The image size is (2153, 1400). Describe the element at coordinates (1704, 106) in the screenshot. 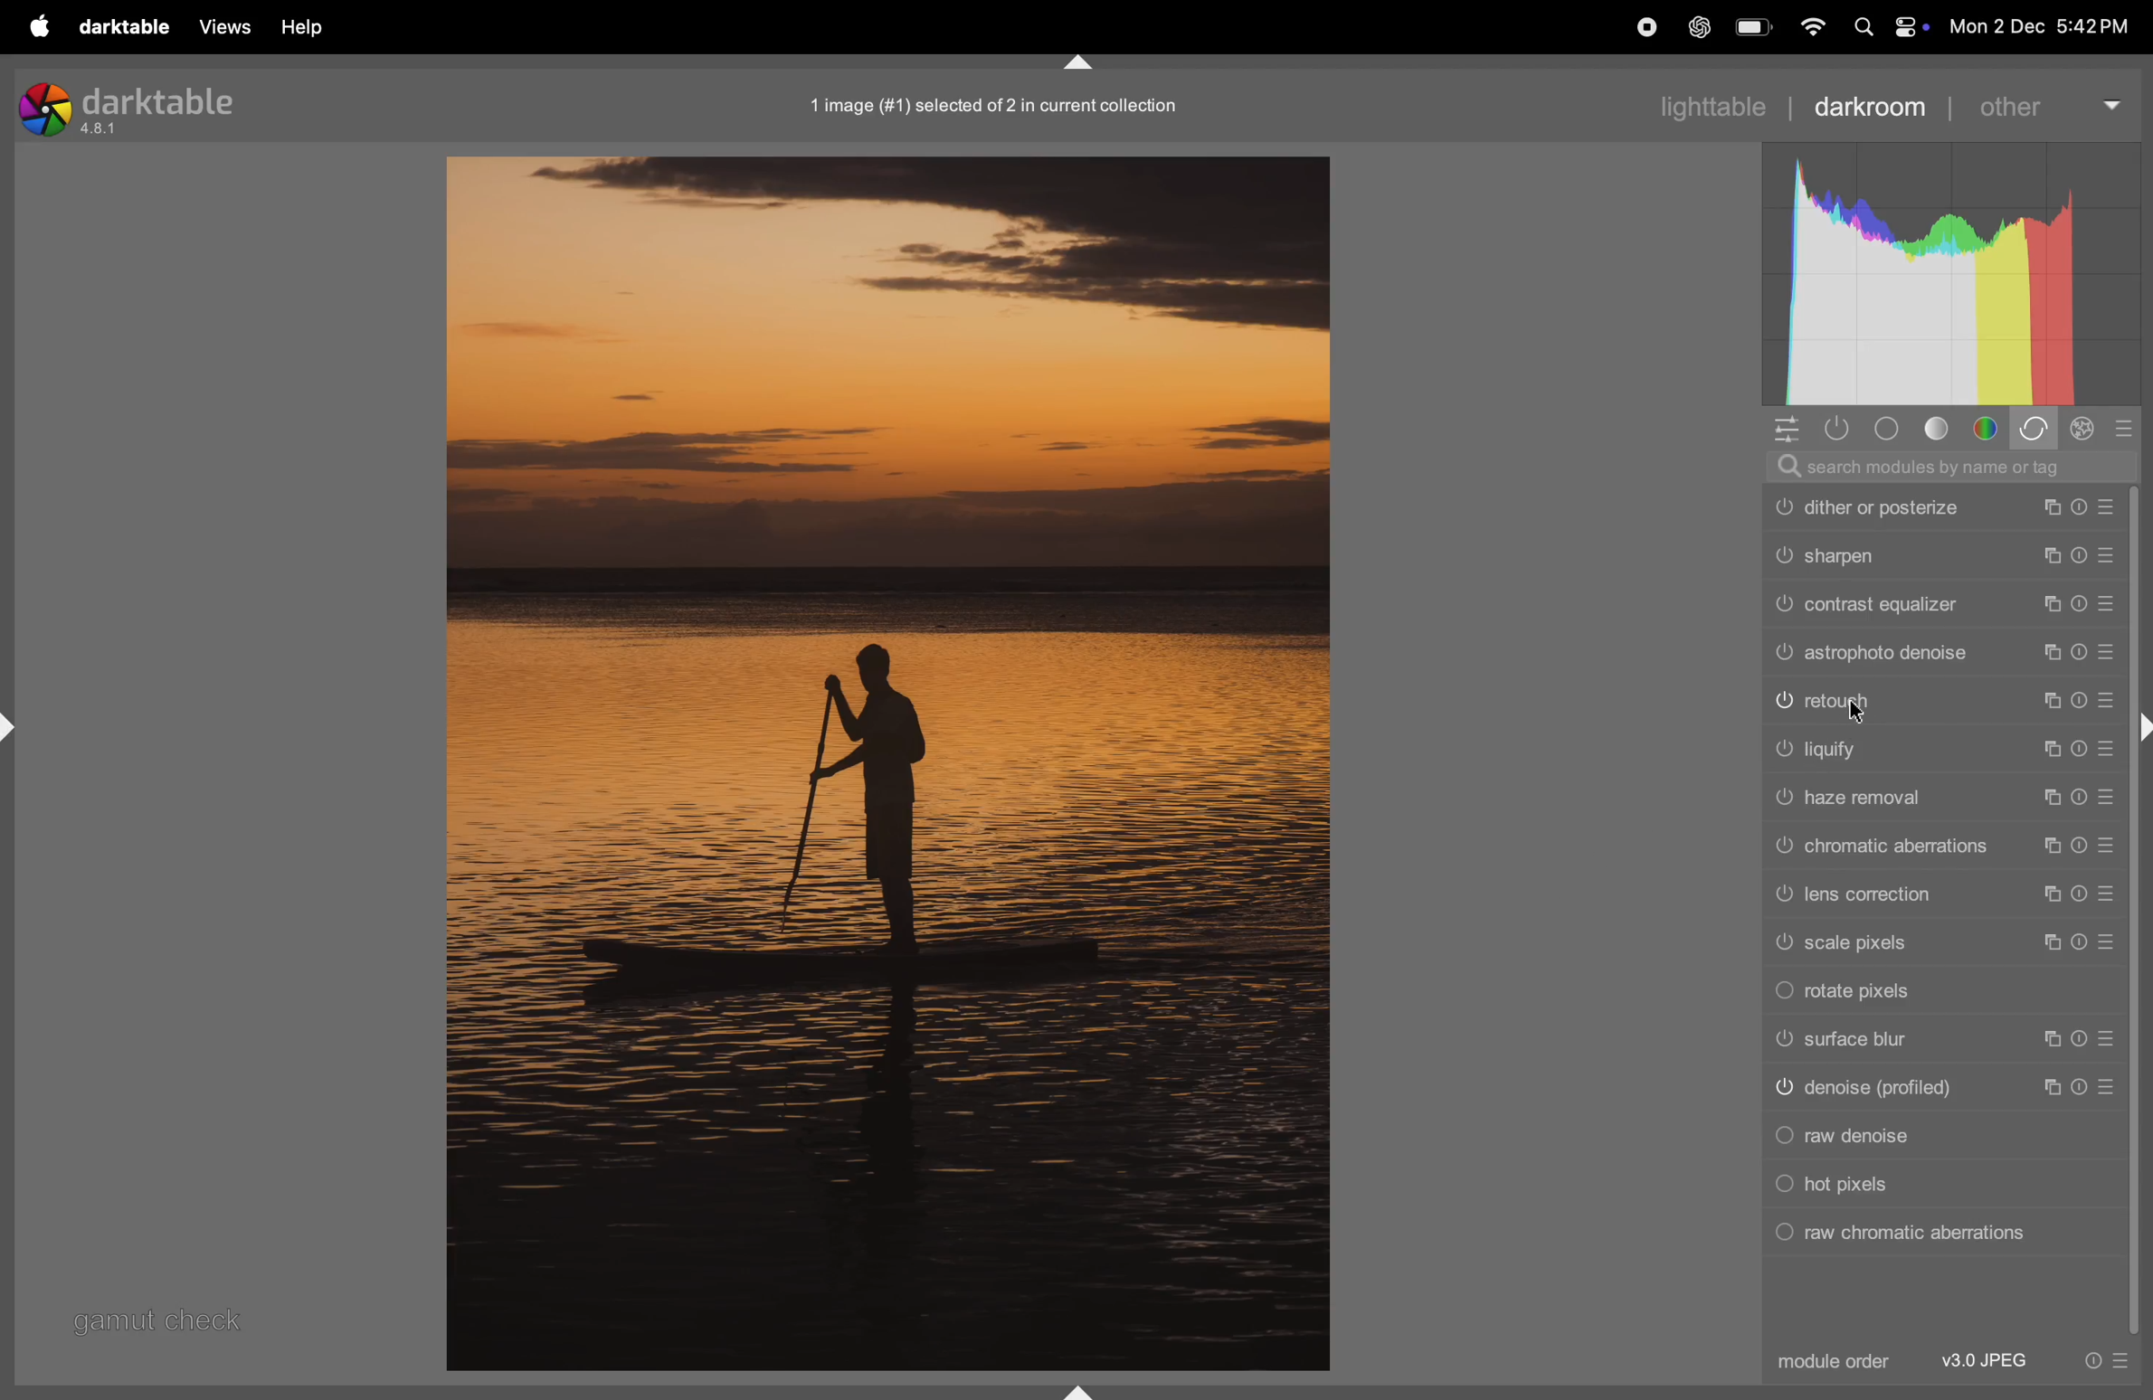

I see `lighttable` at that location.